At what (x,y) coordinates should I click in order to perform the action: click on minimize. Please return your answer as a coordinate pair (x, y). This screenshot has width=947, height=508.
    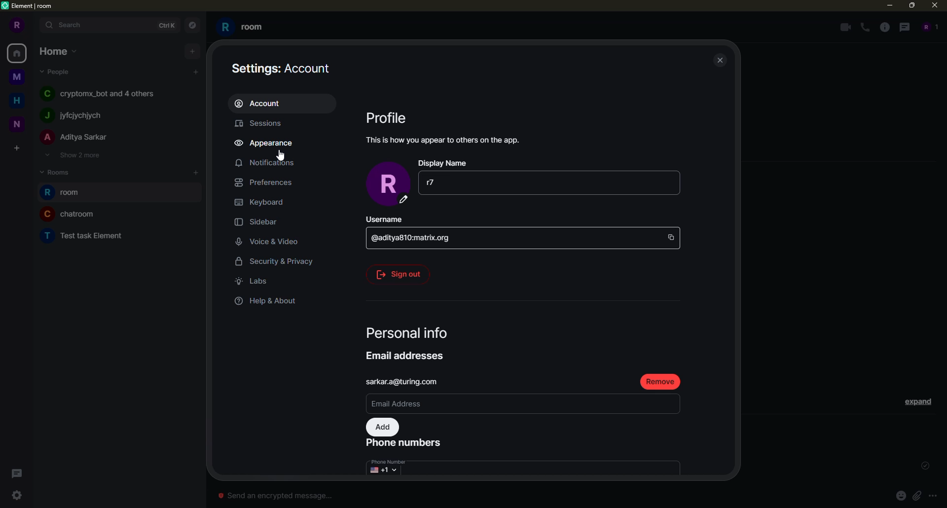
    Looking at the image, I should click on (886, 5).